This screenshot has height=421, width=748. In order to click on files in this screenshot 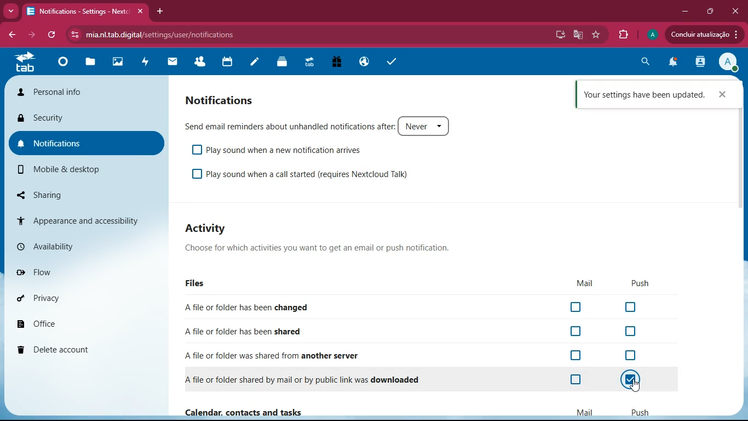, I will do `click(89, 63)`.